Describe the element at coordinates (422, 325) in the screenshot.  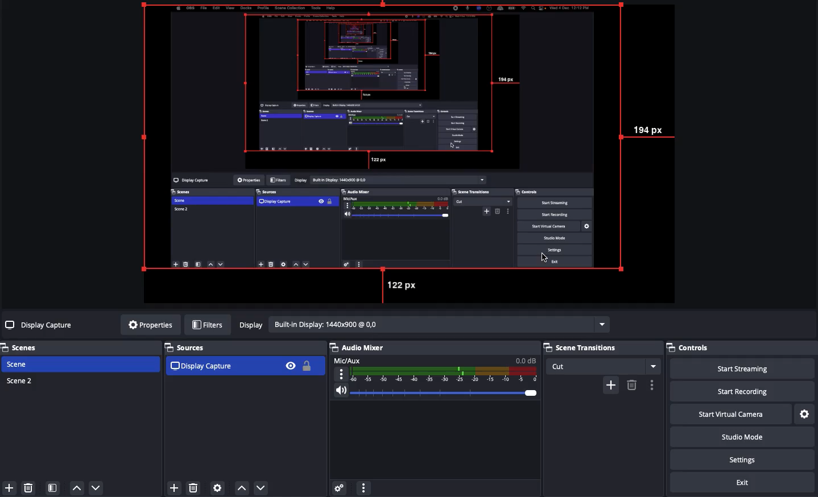
I see `Built-in Display: 1440x900 @ 0,0` at that location.